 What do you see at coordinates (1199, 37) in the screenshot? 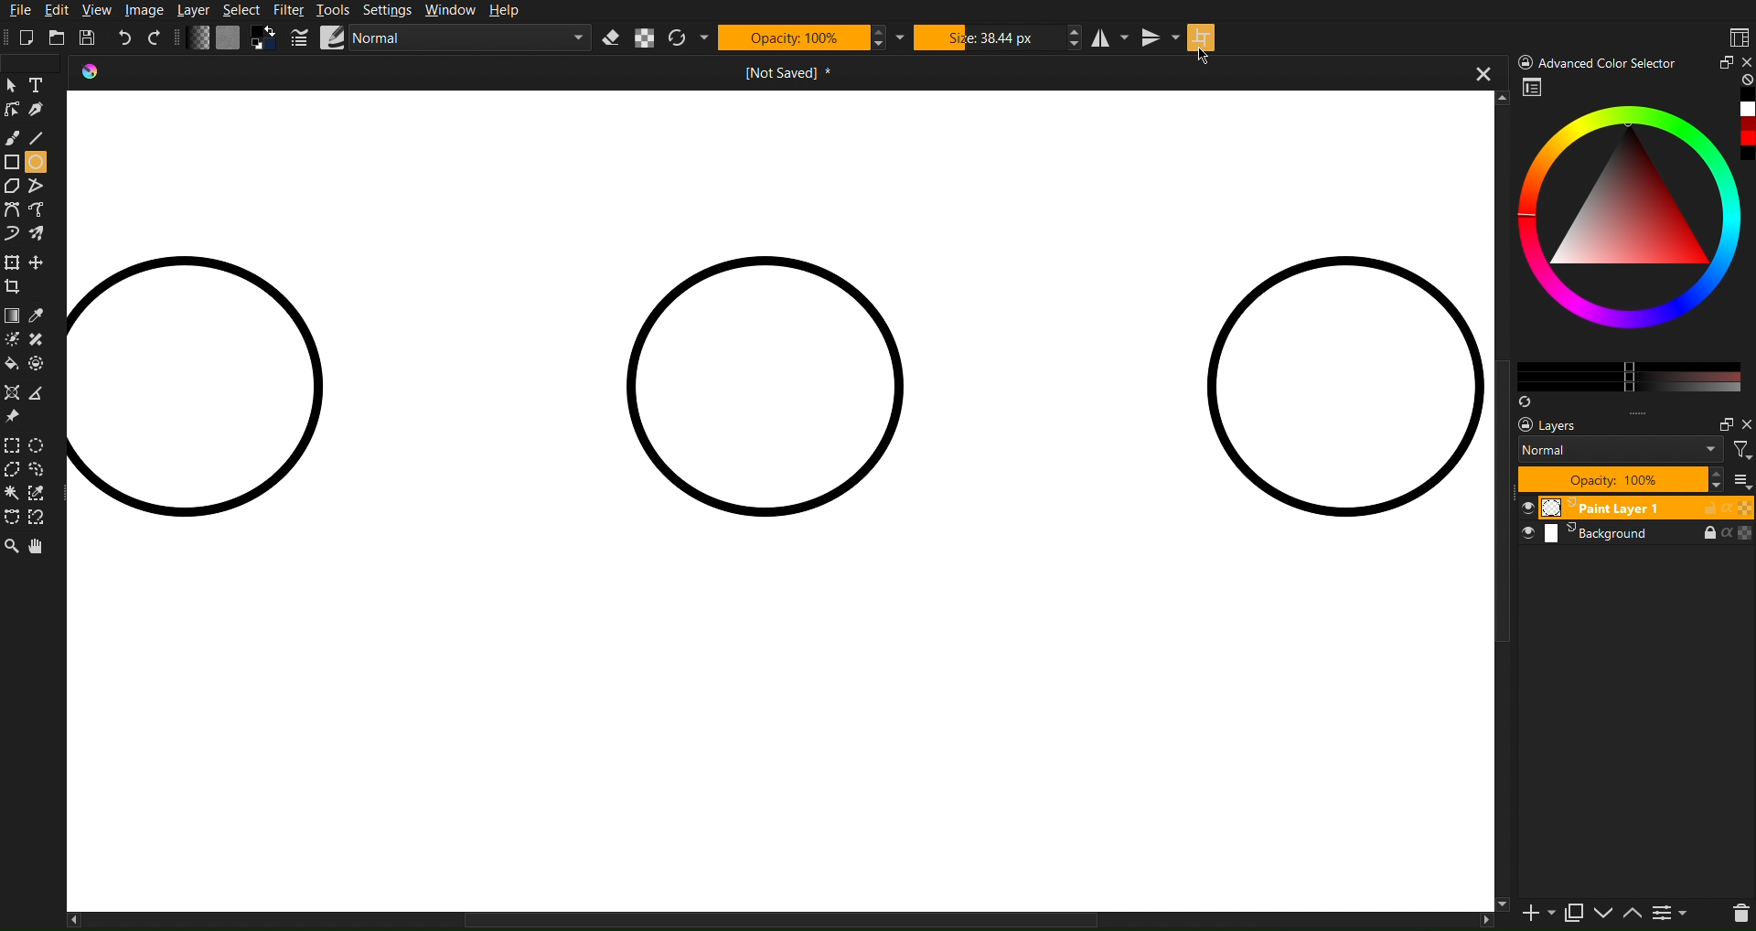
I see `Wraparound` at bounding box center [1199, 37].